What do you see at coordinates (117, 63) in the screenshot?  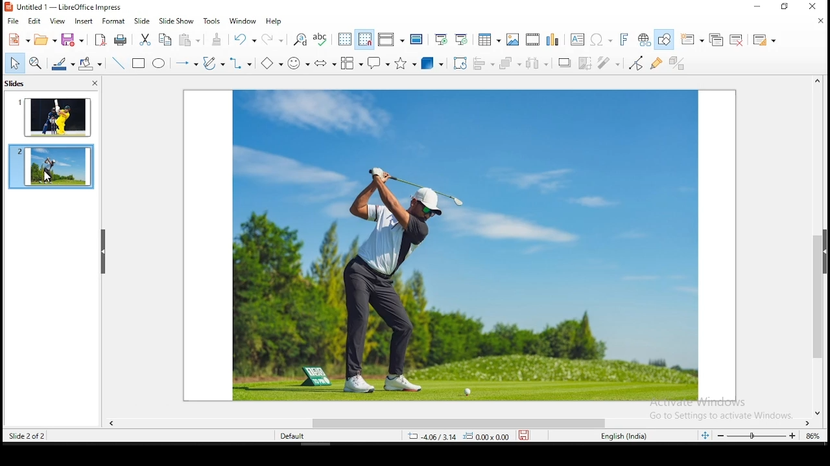 I see `line` at bounding box center [117, 63].